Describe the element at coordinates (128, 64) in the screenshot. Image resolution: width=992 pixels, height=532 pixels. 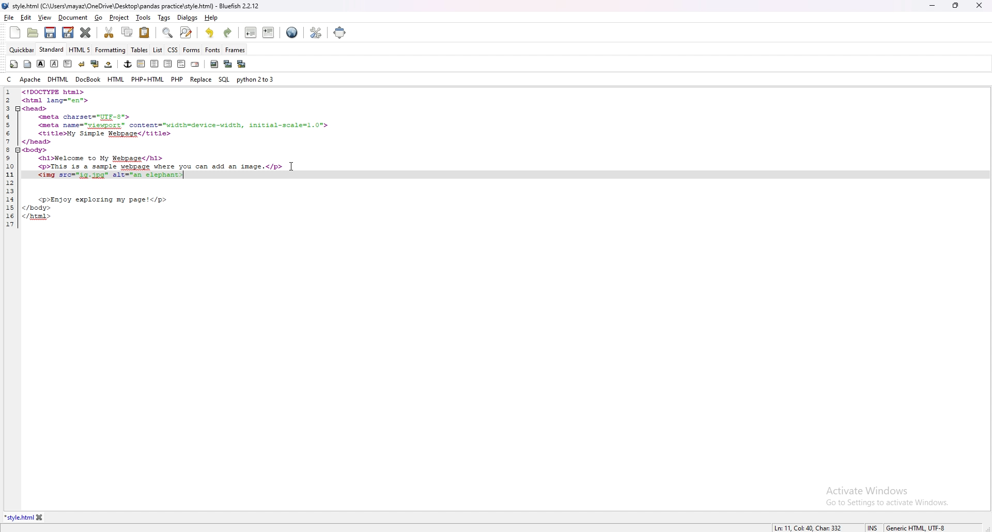
I see `anchor` at that location.